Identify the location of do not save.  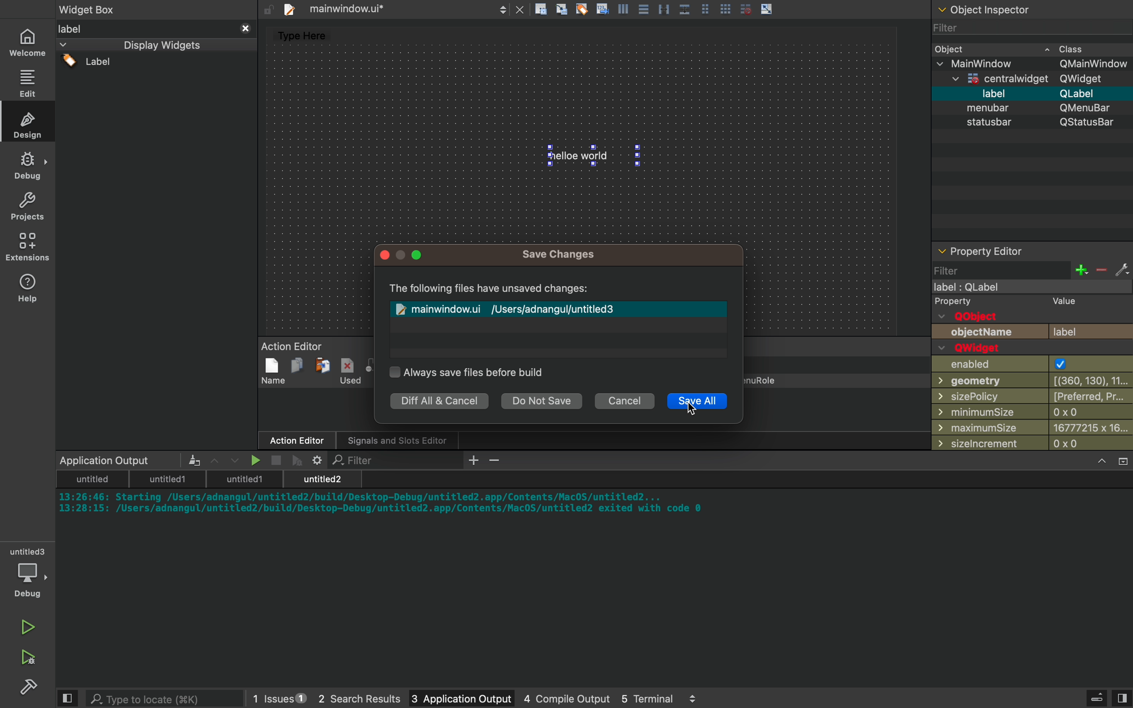
(541, 399).